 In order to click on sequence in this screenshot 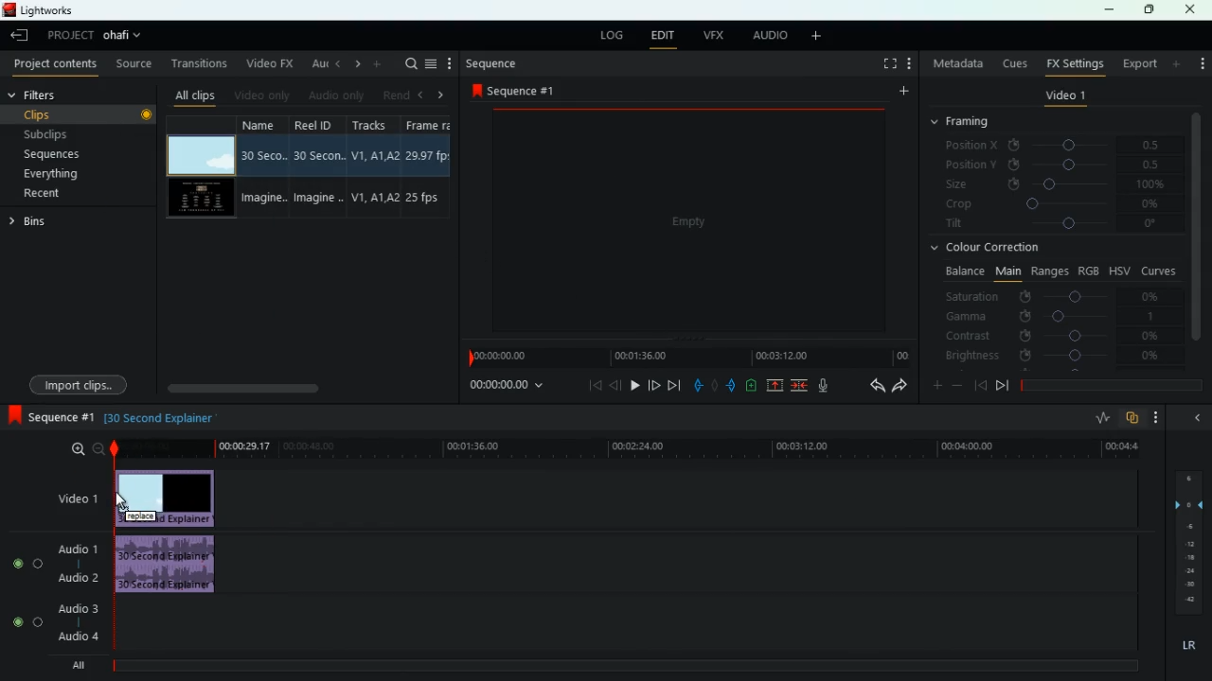, I will do `click(52, 418)`.